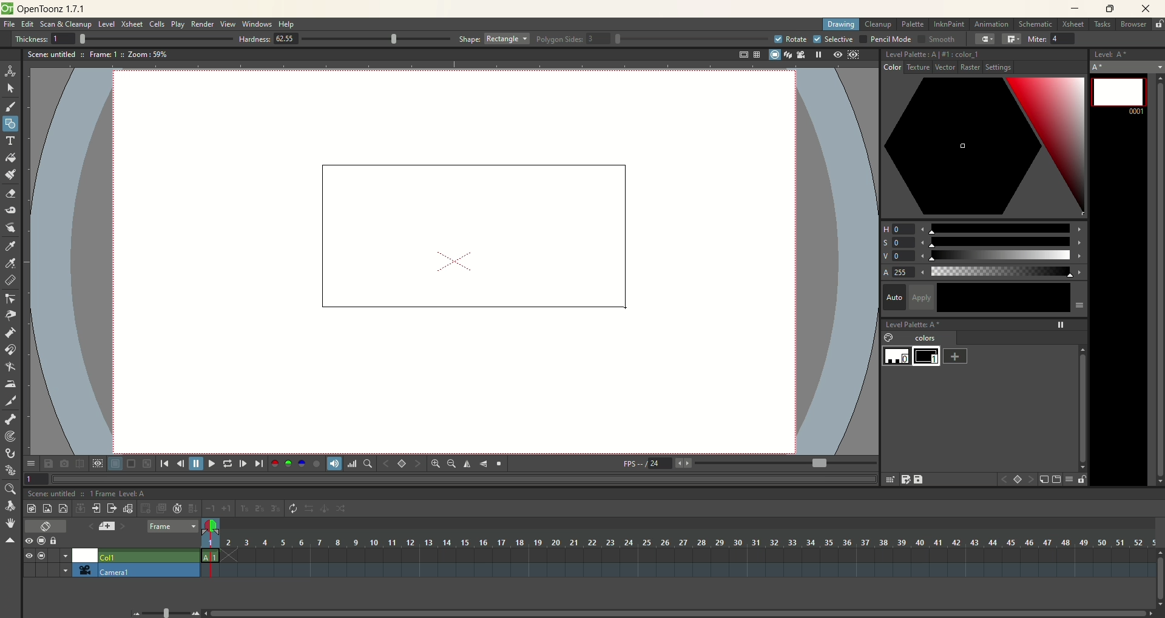  What do you see at coordinates (949, 24) in the screenshot?
I see `ink paint` at bounding box center [949, 24].